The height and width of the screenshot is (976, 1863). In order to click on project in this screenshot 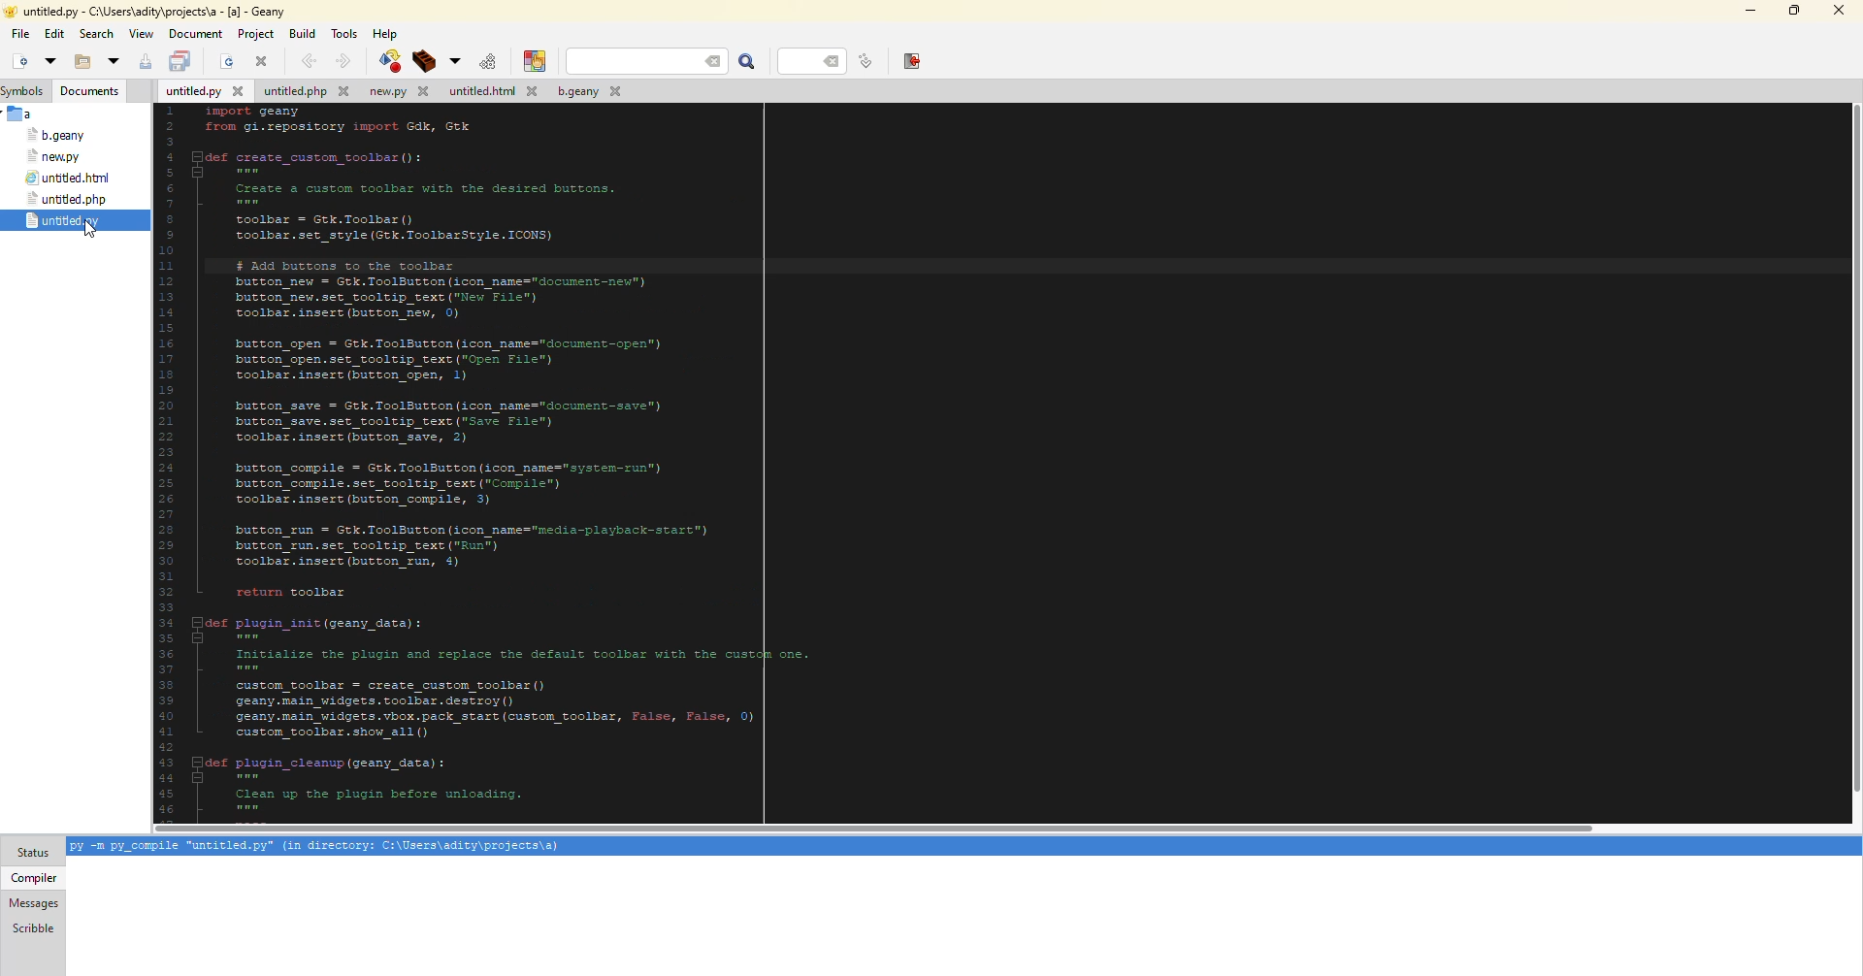, I will do `click(256, 34)`.